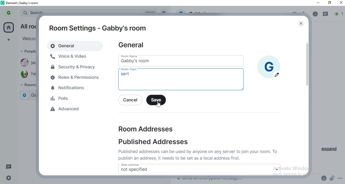  I want to click on rooms, so click(26, 85).